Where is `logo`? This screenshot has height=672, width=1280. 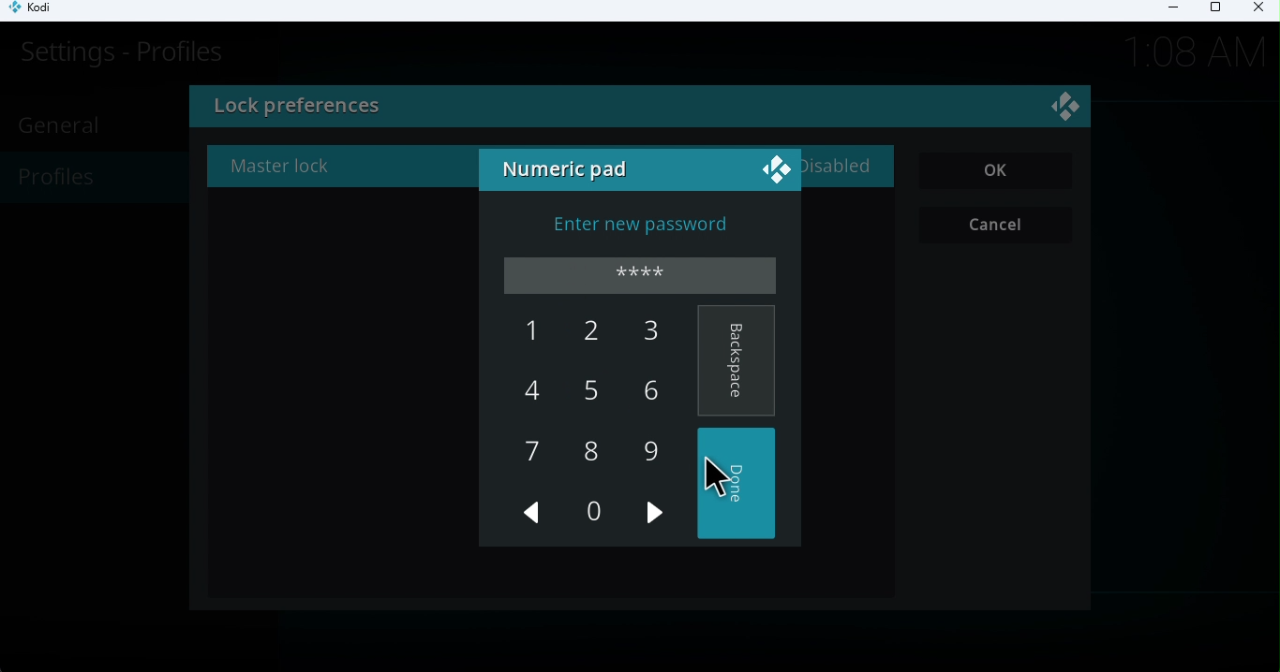 logo is located at coordinates (1068, 110).